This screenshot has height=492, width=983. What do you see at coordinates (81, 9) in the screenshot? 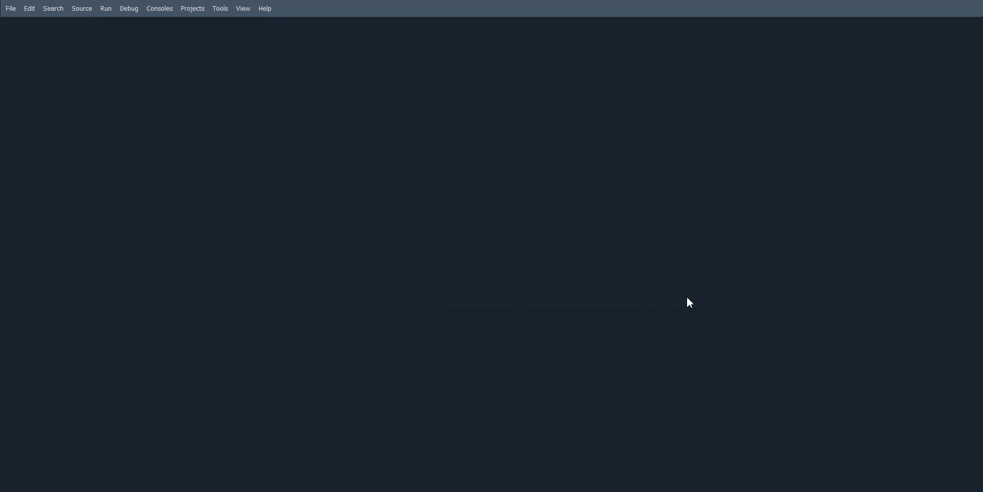
I see `Source` at bounding box center [81, 9].